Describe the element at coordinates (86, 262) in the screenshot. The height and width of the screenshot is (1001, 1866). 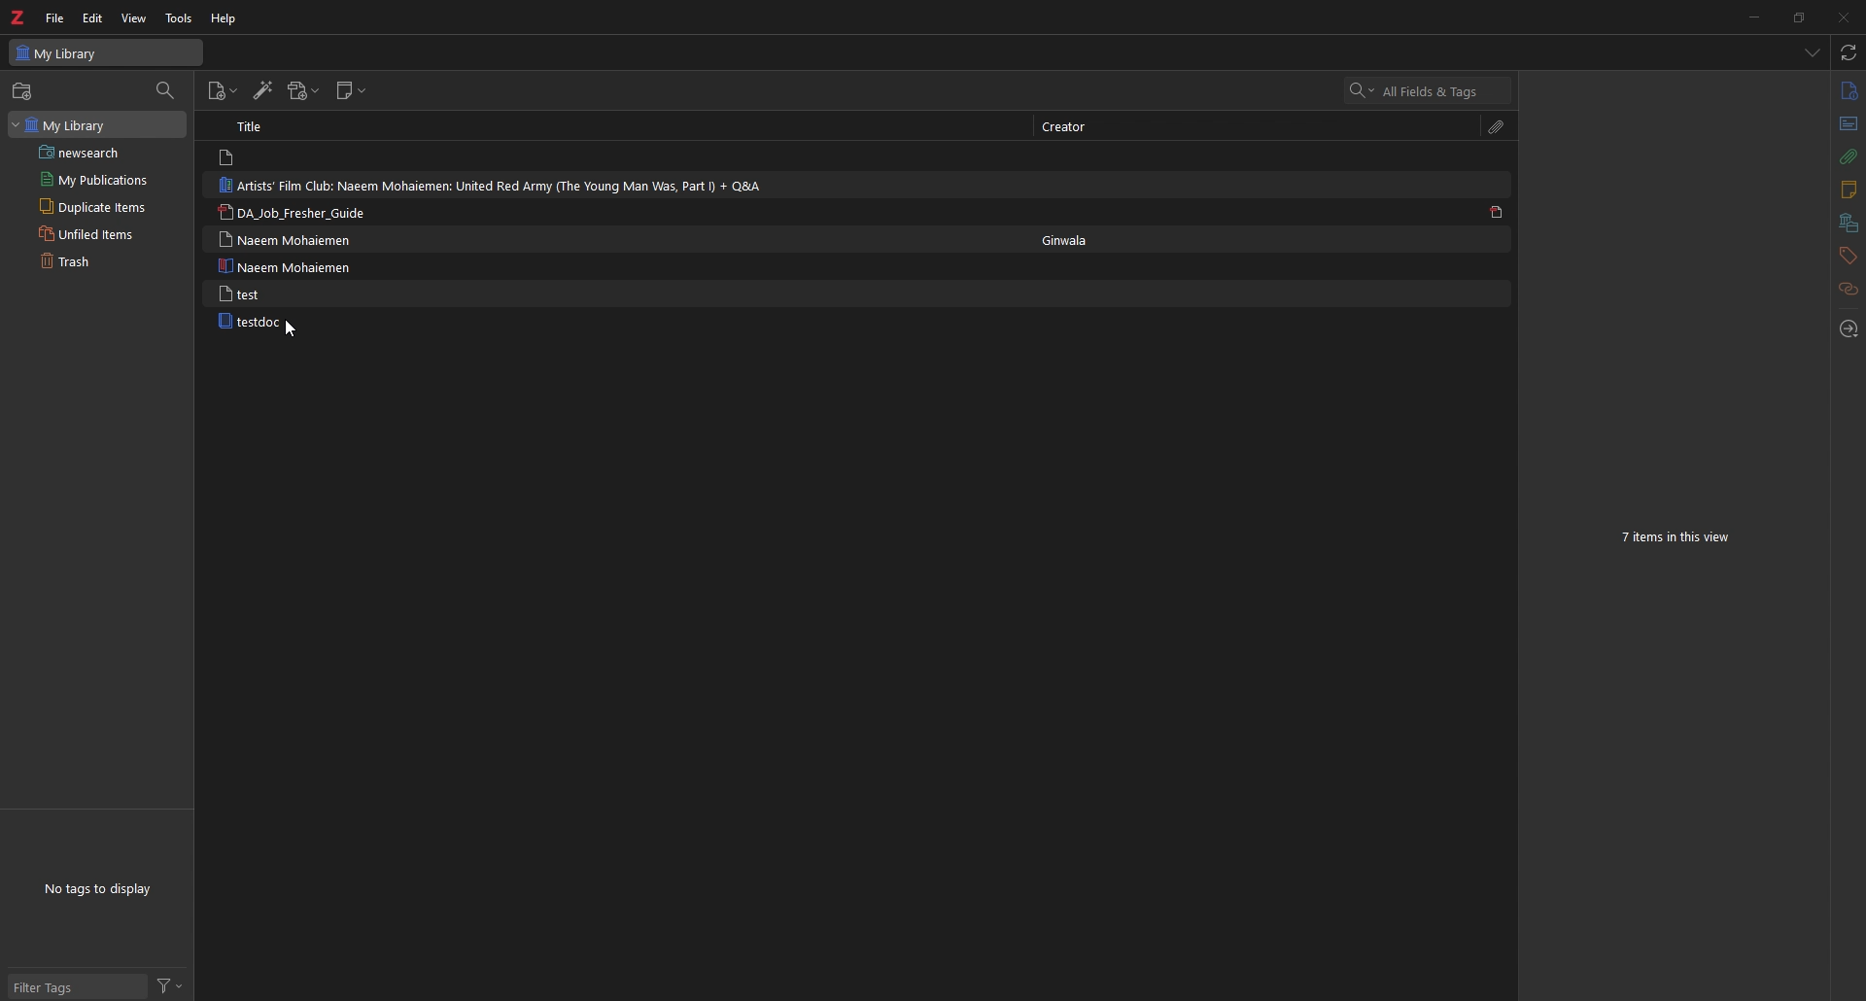
I see `trash` at that location.